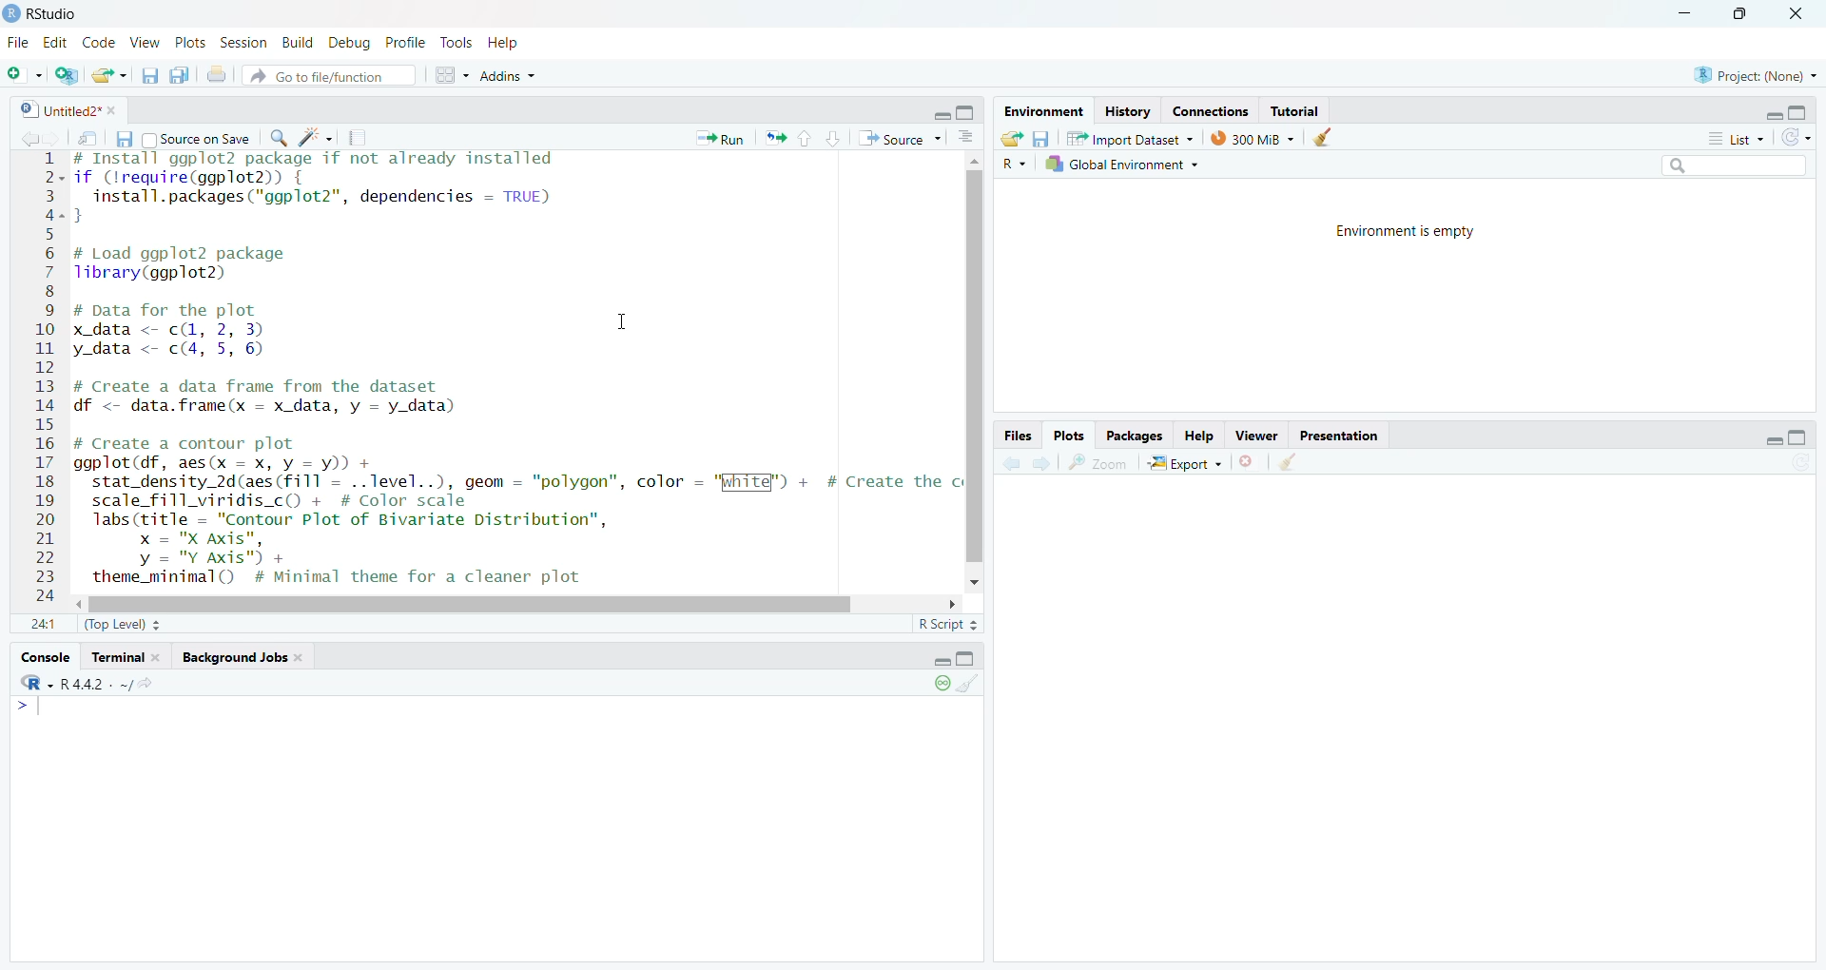  Describe the element at coordinates (1258, 436) in the screenshot. I see ` Viewer` at that location.